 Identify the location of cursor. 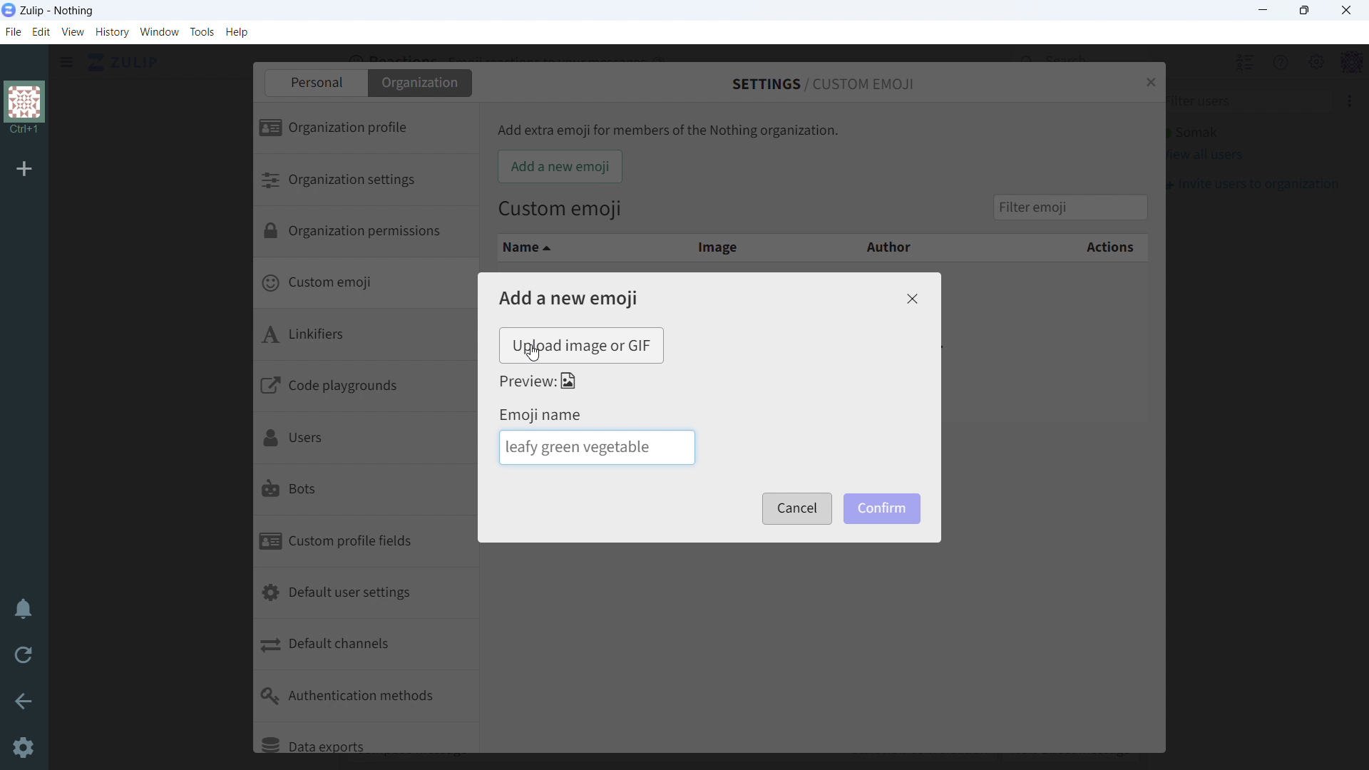
(532, 351).